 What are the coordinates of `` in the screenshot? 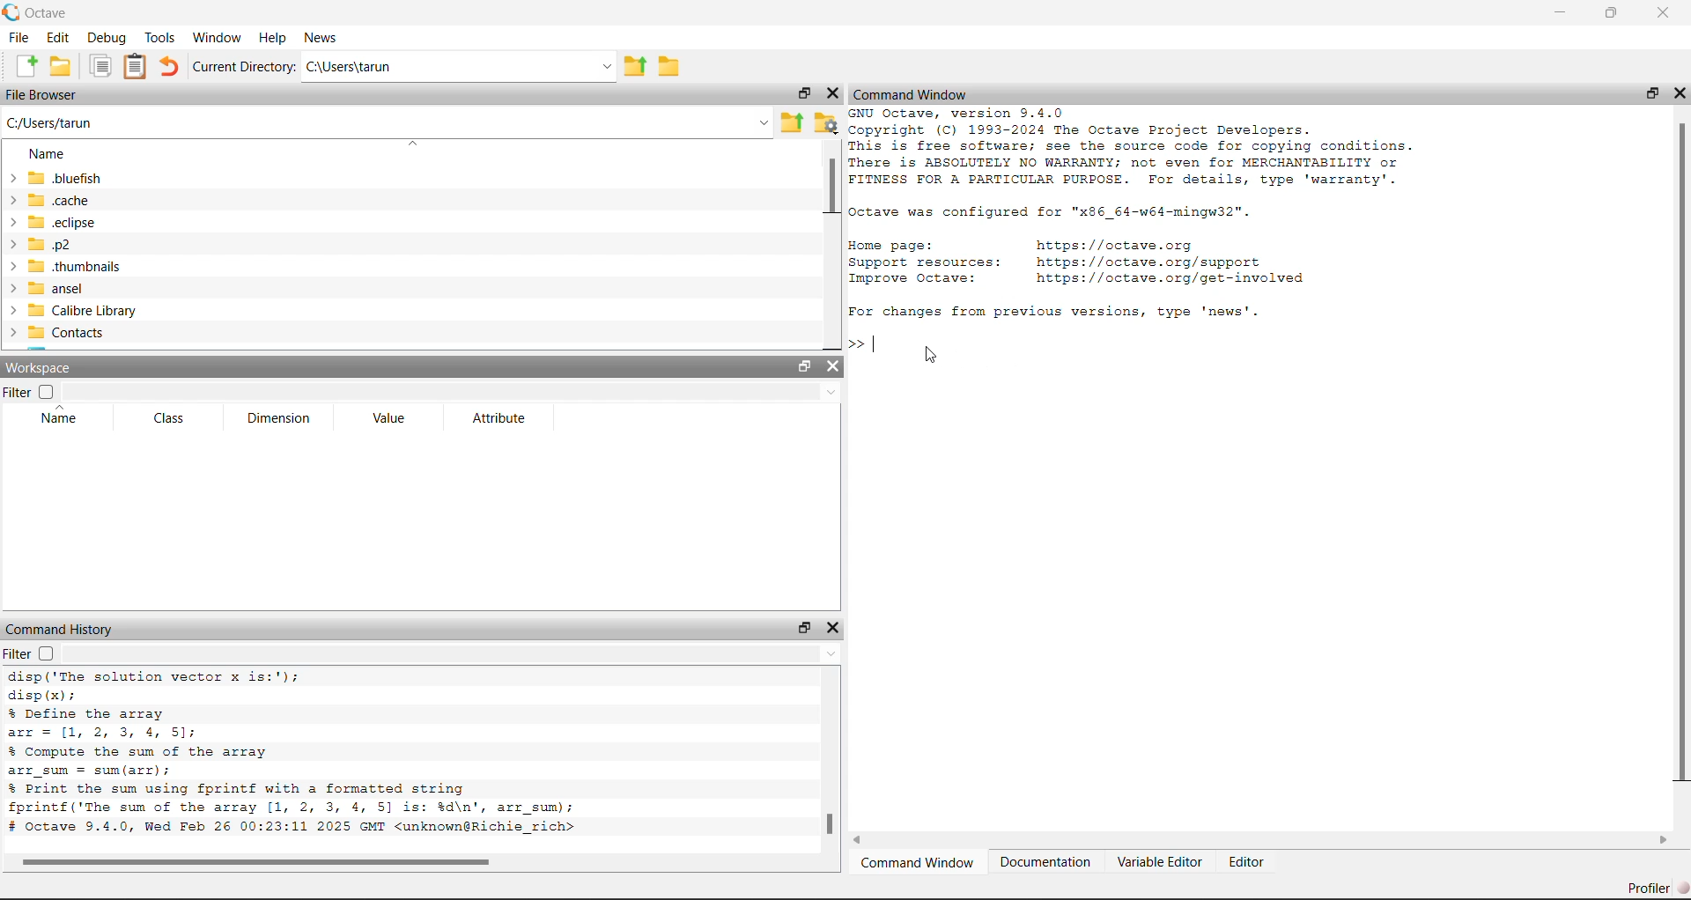 It's located at (259, 861).